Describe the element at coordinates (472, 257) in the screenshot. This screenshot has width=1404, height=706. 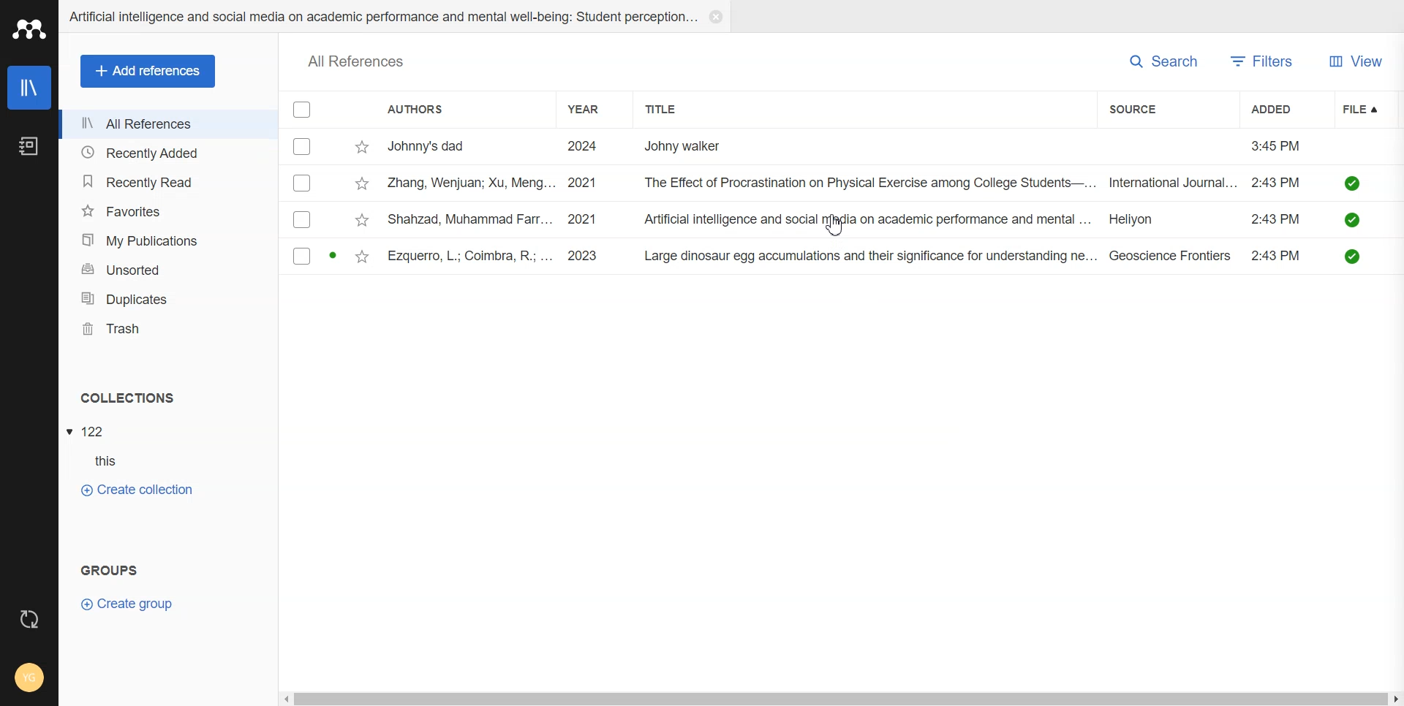
I see `ezquerro, l.; coimbra, r.; ...` at that location.